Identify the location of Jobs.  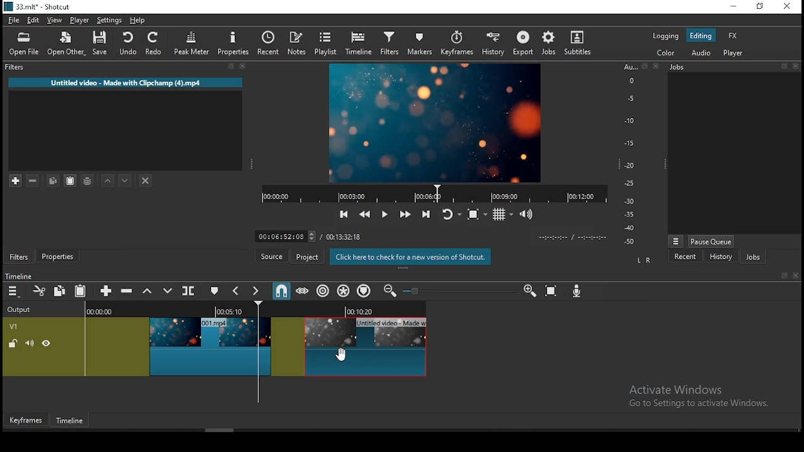
(736, 68).